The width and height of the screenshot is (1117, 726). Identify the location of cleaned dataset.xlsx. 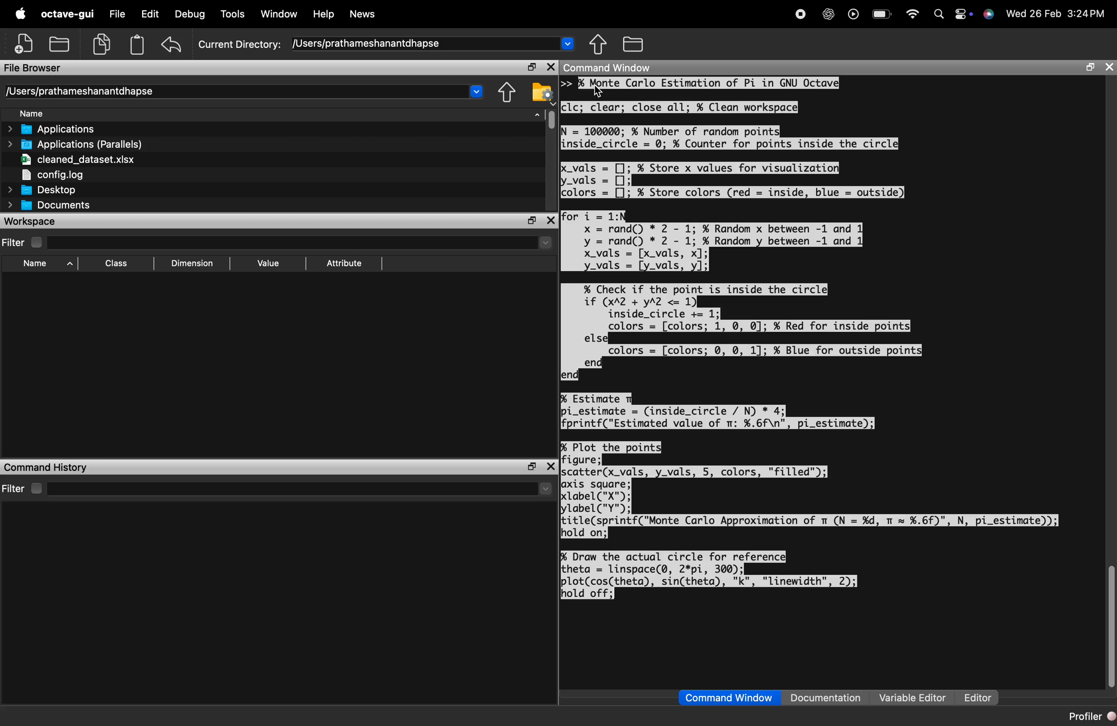
(75, 159).